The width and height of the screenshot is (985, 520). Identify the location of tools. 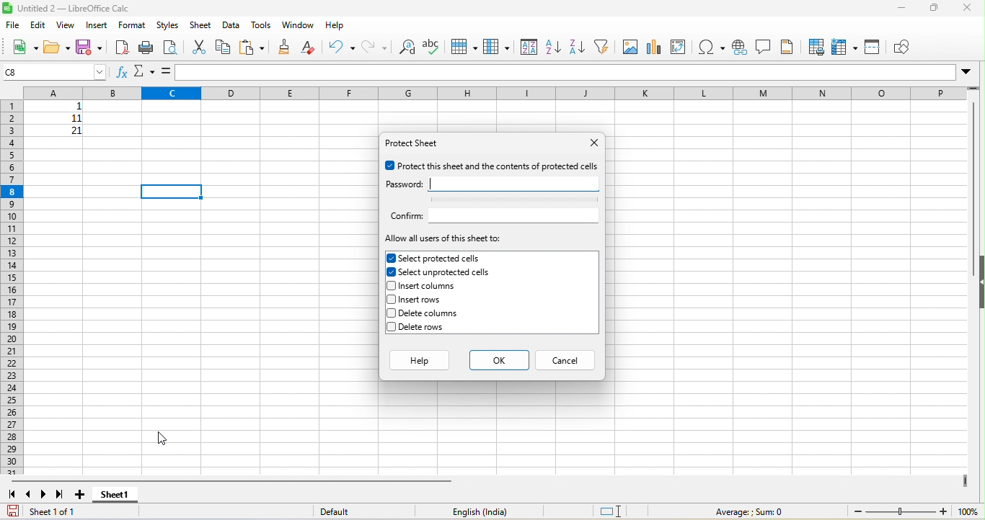
(260, 24).